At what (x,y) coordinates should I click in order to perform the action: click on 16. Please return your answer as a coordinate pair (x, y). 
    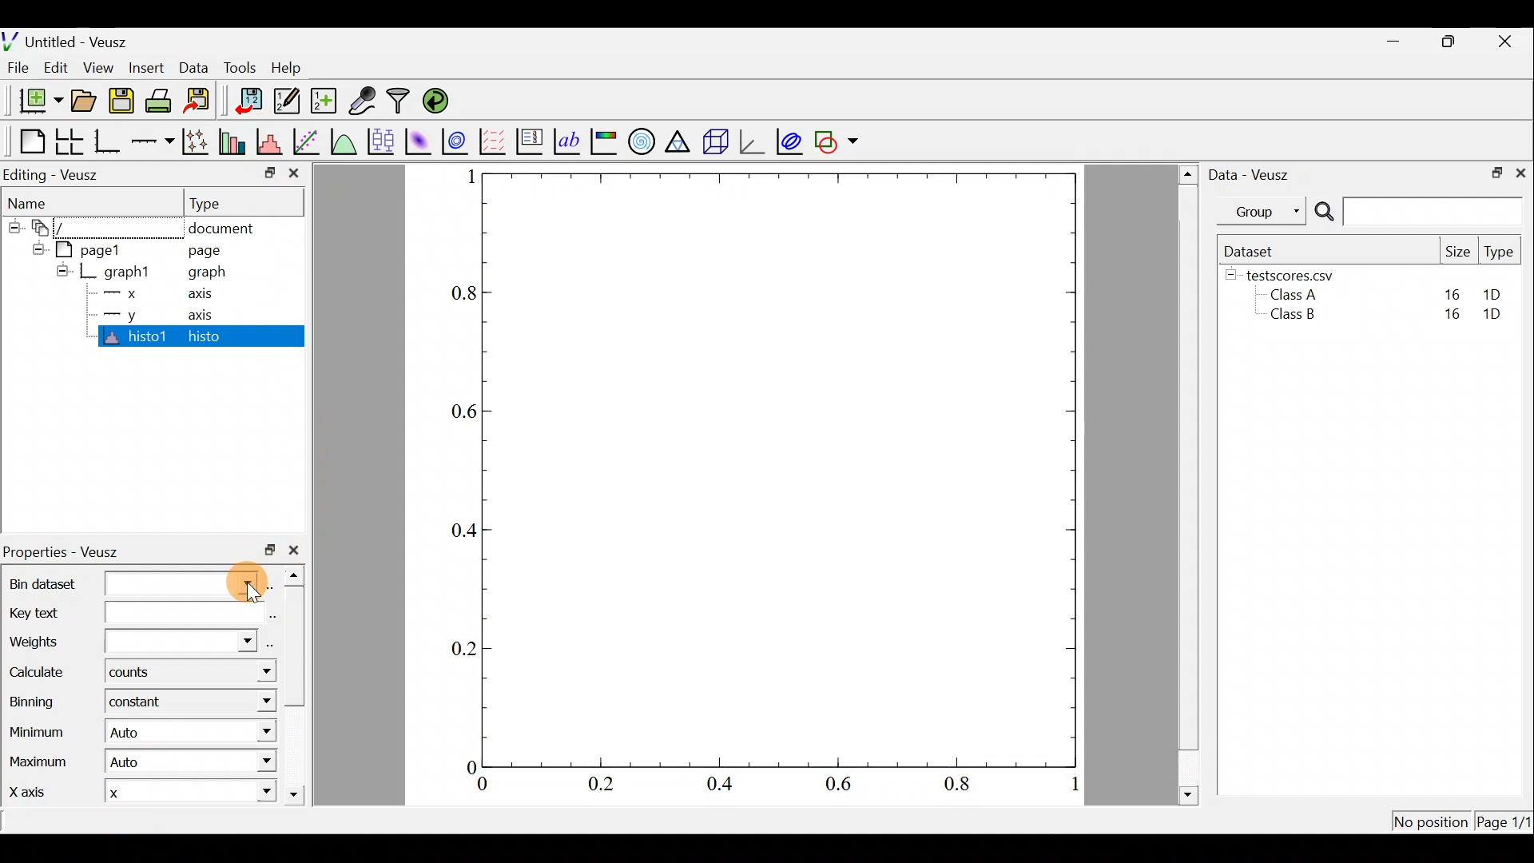
    Looking at the image, I should click on (1449, 318).